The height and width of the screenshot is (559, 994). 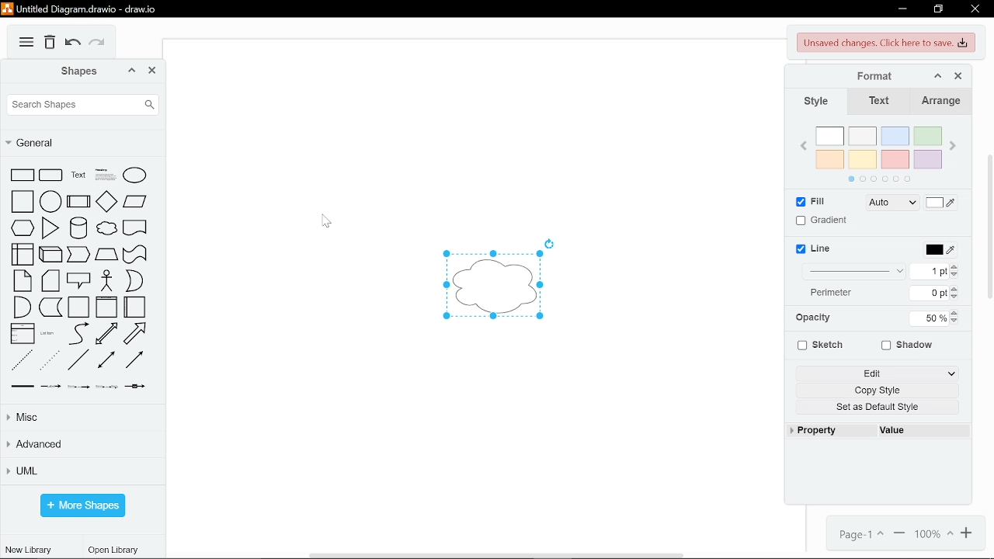 I want to click on arrow, so click(x=135, y=334).